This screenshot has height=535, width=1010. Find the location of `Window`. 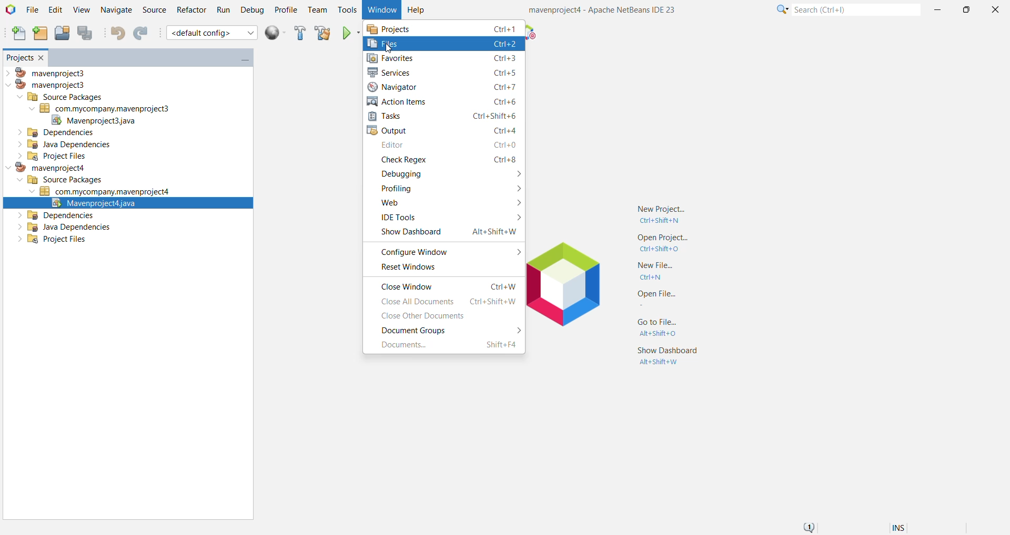

Window is located at coordinates (380, 9).